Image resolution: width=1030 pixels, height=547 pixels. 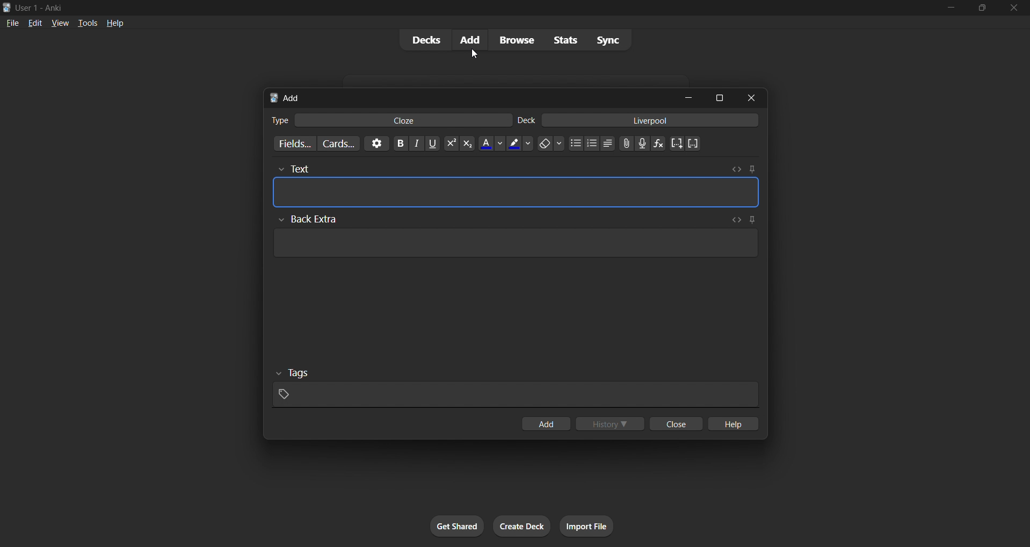 What do you see at coordinates (318, 167) in the screenshot?
I see `Text` at bounding box center [318, 167].